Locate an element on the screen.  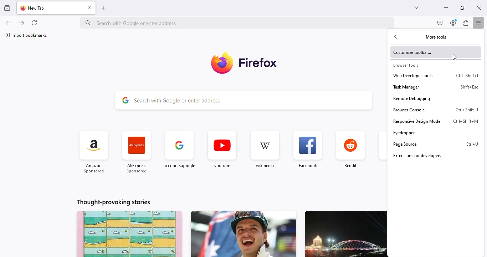
back is located at coordinates (396, 37).